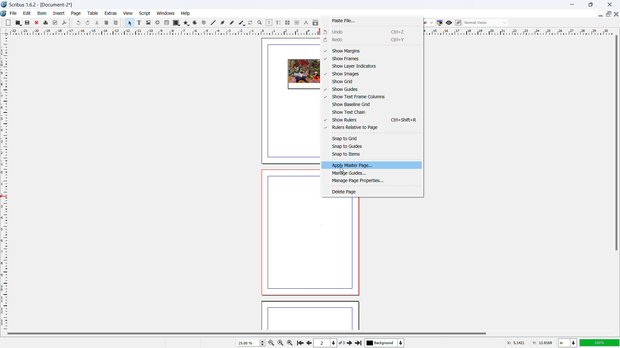 The image size is (620, 348). I want to click on paste, so click(116, 23).